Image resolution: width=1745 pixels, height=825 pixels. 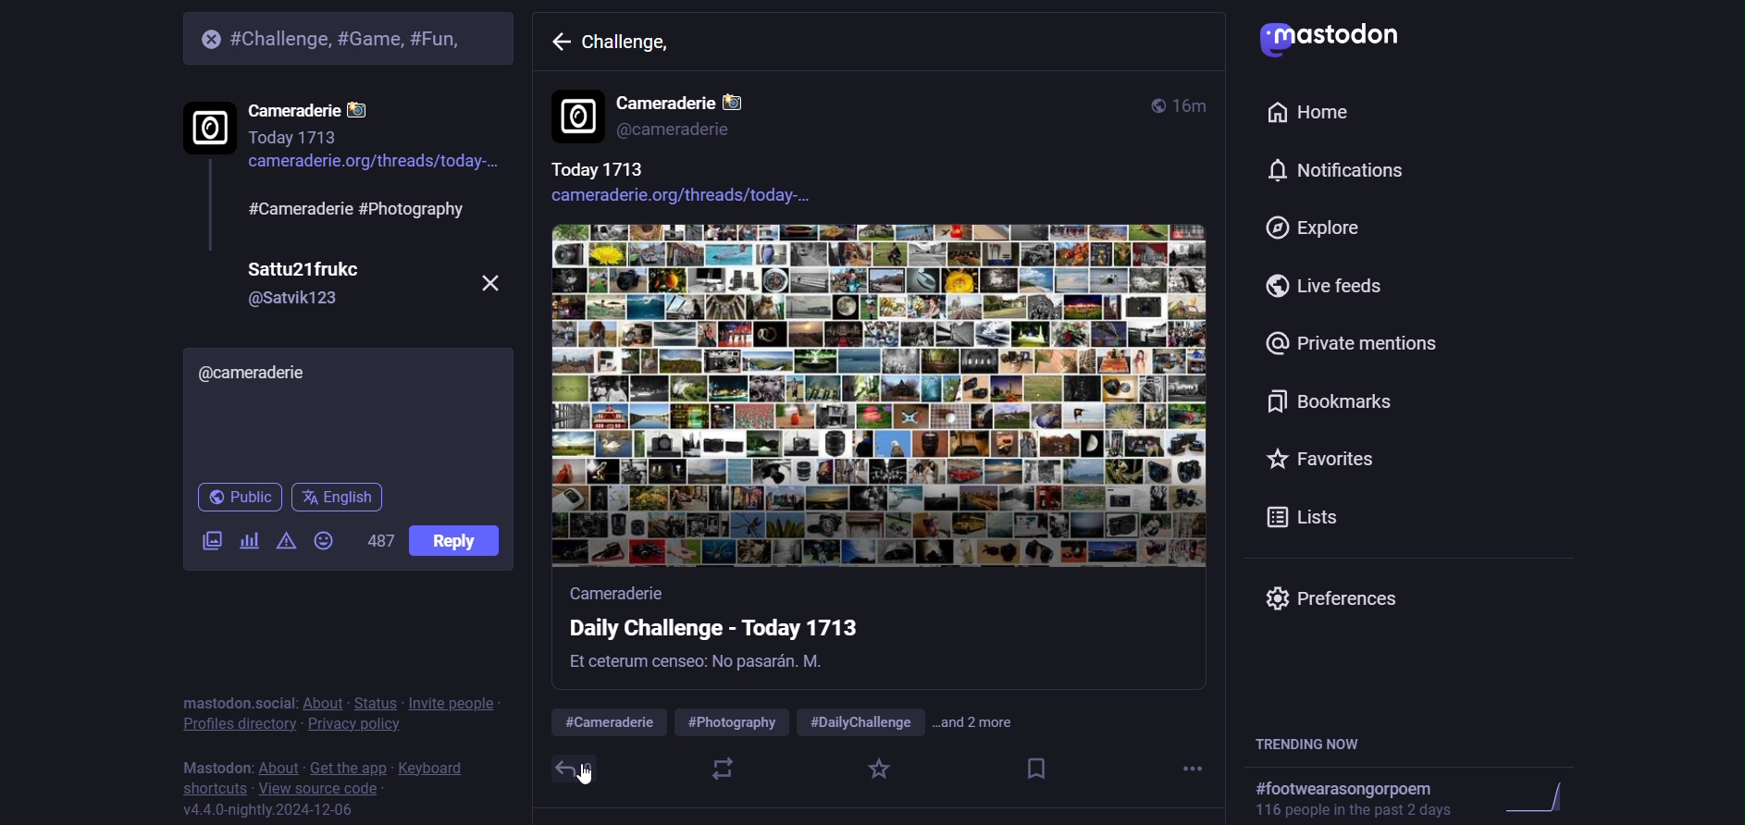 I want to click on boost, so click(x=722, y=770).